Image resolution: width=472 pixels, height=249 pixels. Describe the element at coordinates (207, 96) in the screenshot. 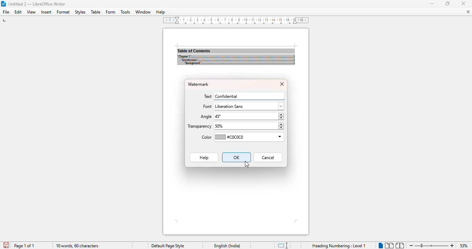

I see `text` at that location.